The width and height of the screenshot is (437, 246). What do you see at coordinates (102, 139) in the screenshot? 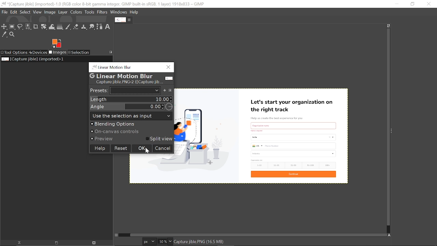
I see `« Preview` at bounding box center [102, 139].